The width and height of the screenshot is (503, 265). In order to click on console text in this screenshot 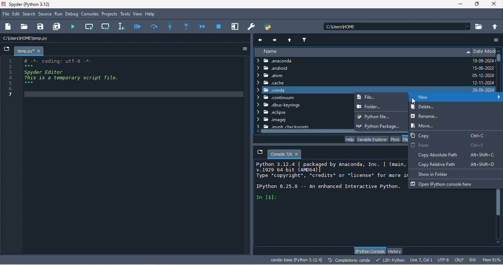, I will do `click(331, 181)`.